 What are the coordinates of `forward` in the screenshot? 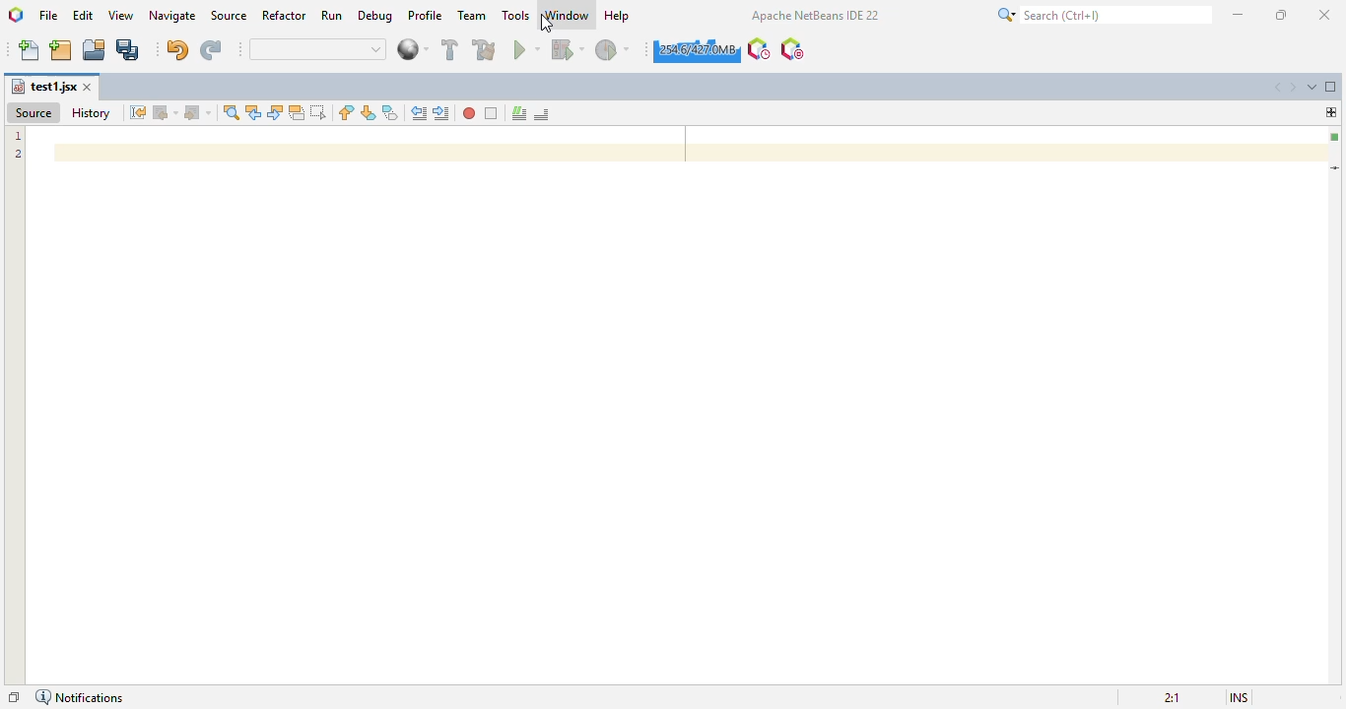 It's located at (198, 113).